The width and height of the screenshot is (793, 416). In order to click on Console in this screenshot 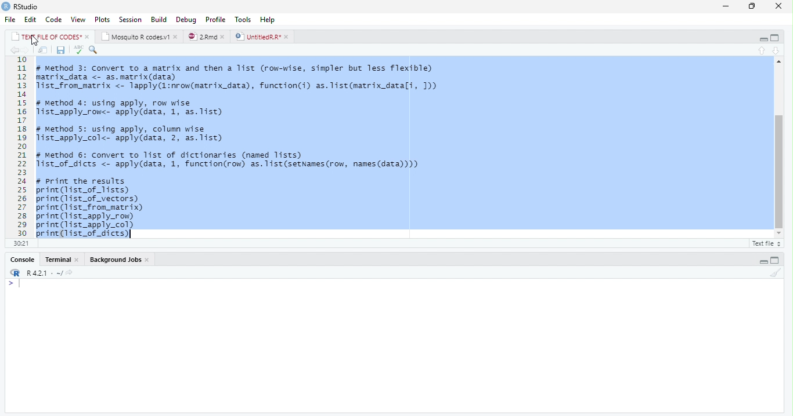, I will do `click(60, 260)`.